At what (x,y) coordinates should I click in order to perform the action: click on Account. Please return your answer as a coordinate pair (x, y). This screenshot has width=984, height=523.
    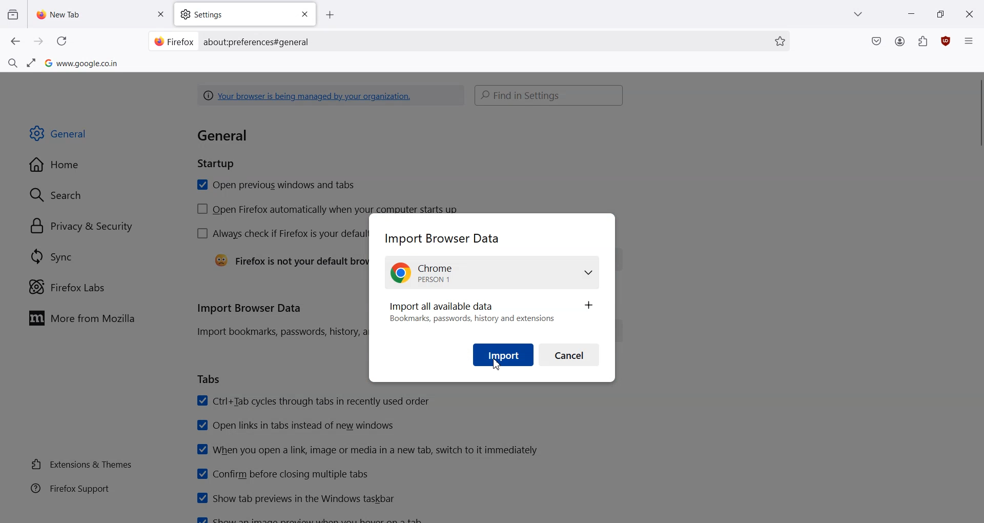
    Looking at the image, I should click on (900, 42).